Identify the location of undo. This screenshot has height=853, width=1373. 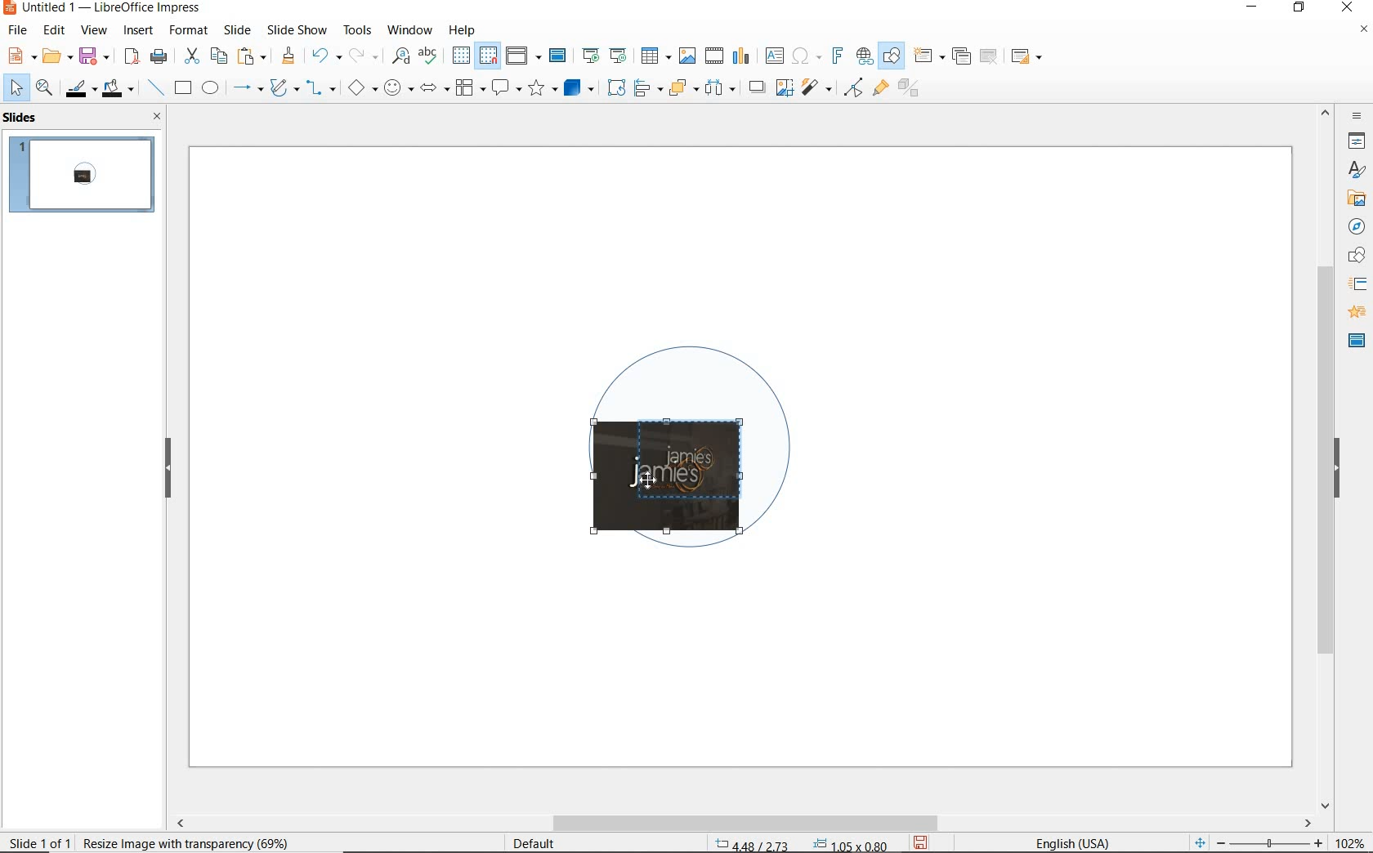
(324, 57).